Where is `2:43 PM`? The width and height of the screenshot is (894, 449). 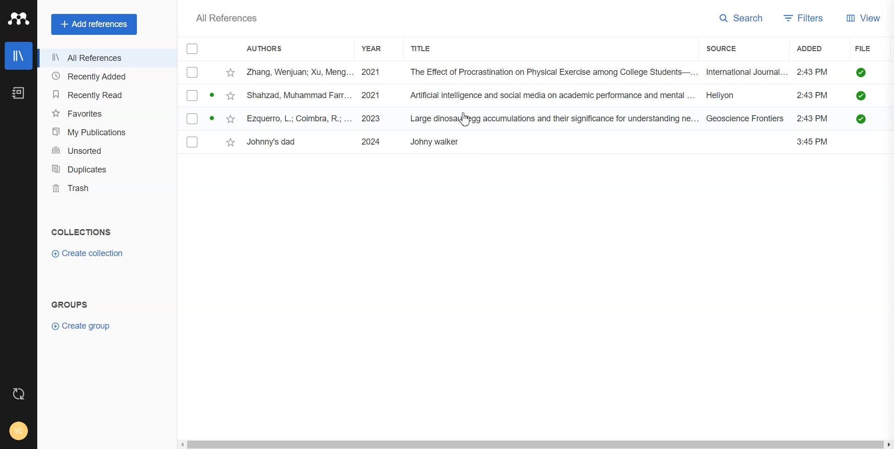 2:43 PM is located at coordinates (813, 119).